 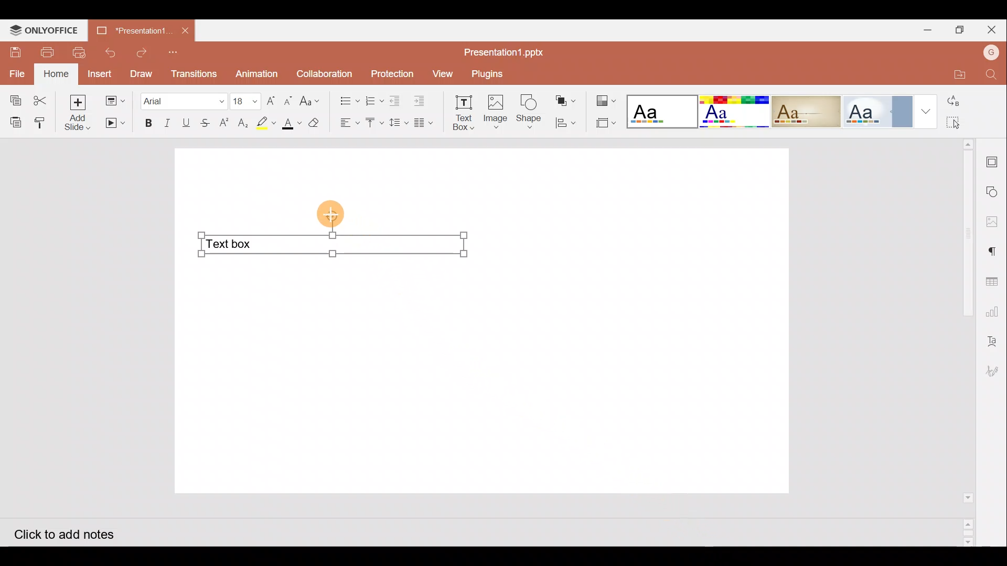 What do you see at coordinates (43, 52) in the screenshot?
I see `Print file` at bounding box center [43, 52].